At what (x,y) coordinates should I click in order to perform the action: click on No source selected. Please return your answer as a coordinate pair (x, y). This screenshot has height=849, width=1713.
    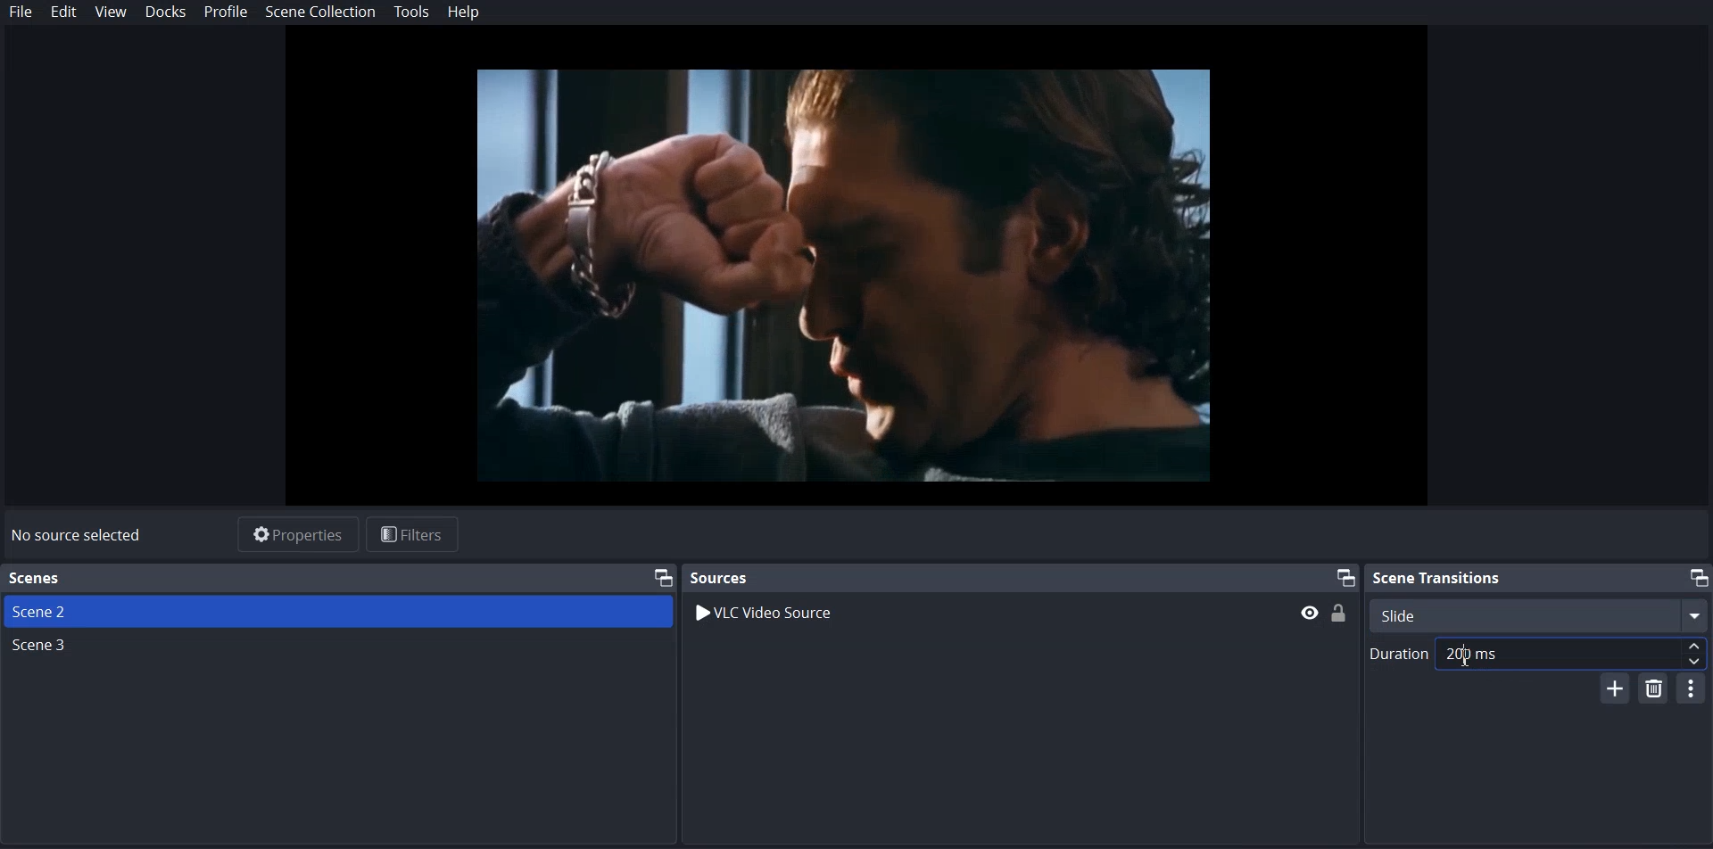
    Looking at the image, I should click on (78, 537).